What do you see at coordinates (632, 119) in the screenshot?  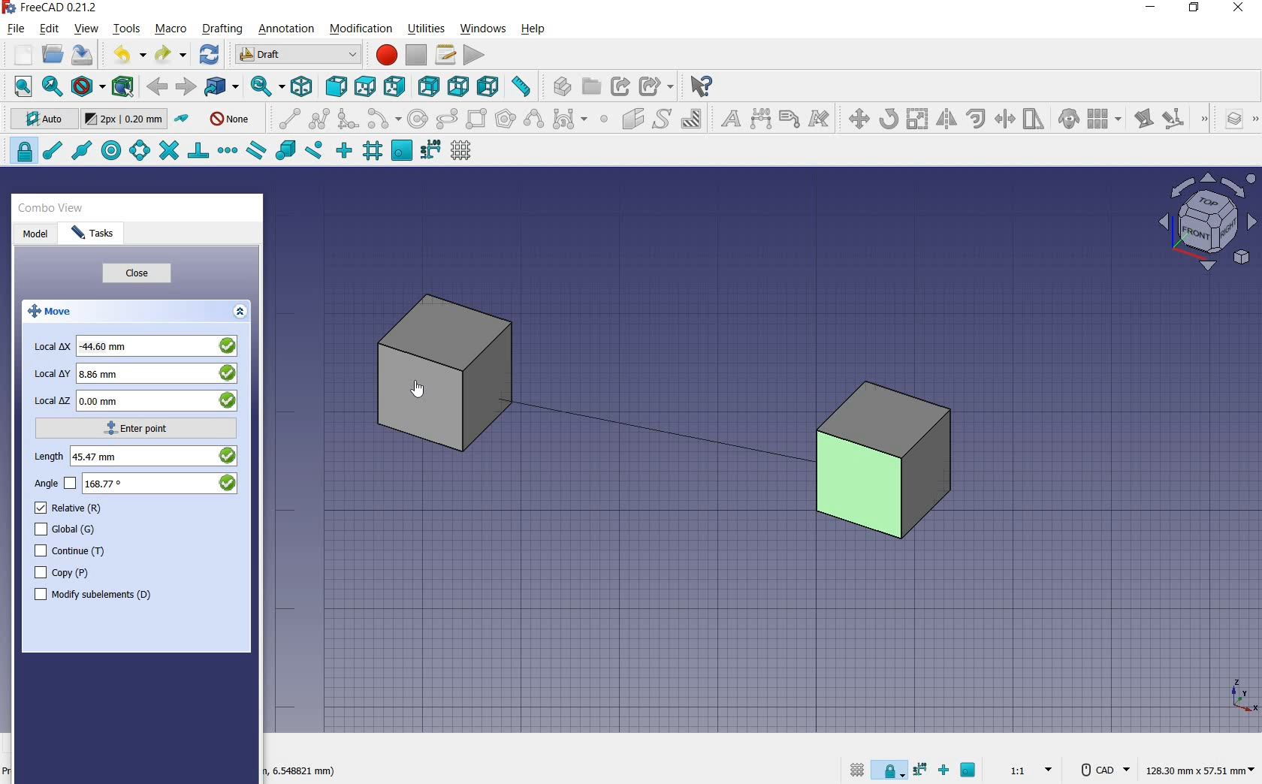 I see `facebinder` at bounding box center [632, 119].